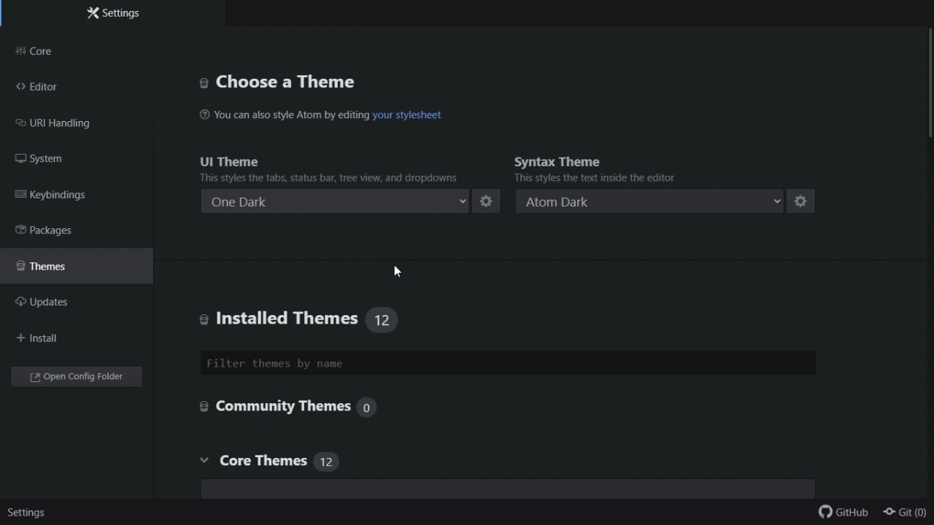  What do you see at coordinates (78, 378) in the screenshot?
I see `Open config folder` at bounding box center [78, 378].